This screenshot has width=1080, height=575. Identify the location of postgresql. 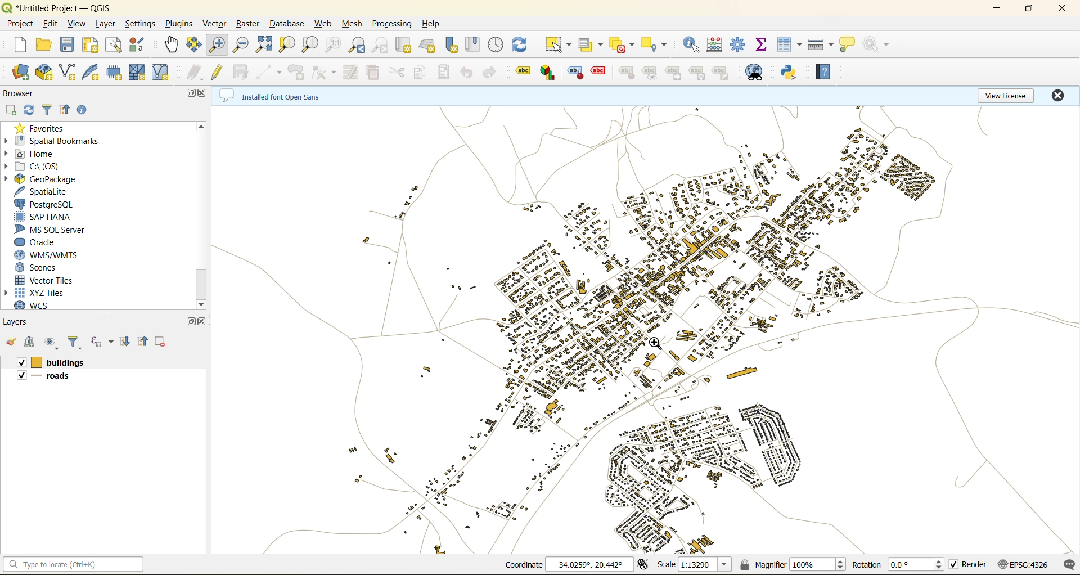
(47, 204).